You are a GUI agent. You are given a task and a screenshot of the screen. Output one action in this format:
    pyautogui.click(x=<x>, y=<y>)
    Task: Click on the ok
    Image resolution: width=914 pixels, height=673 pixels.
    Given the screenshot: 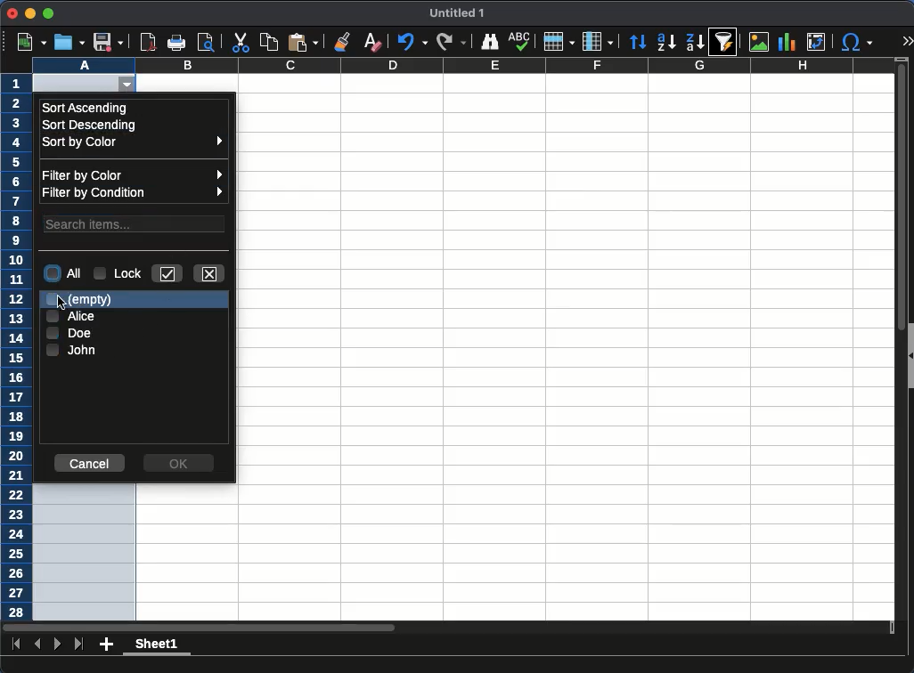 What is the action you would take?
    pyautogui.click(x=179, y=463)
    